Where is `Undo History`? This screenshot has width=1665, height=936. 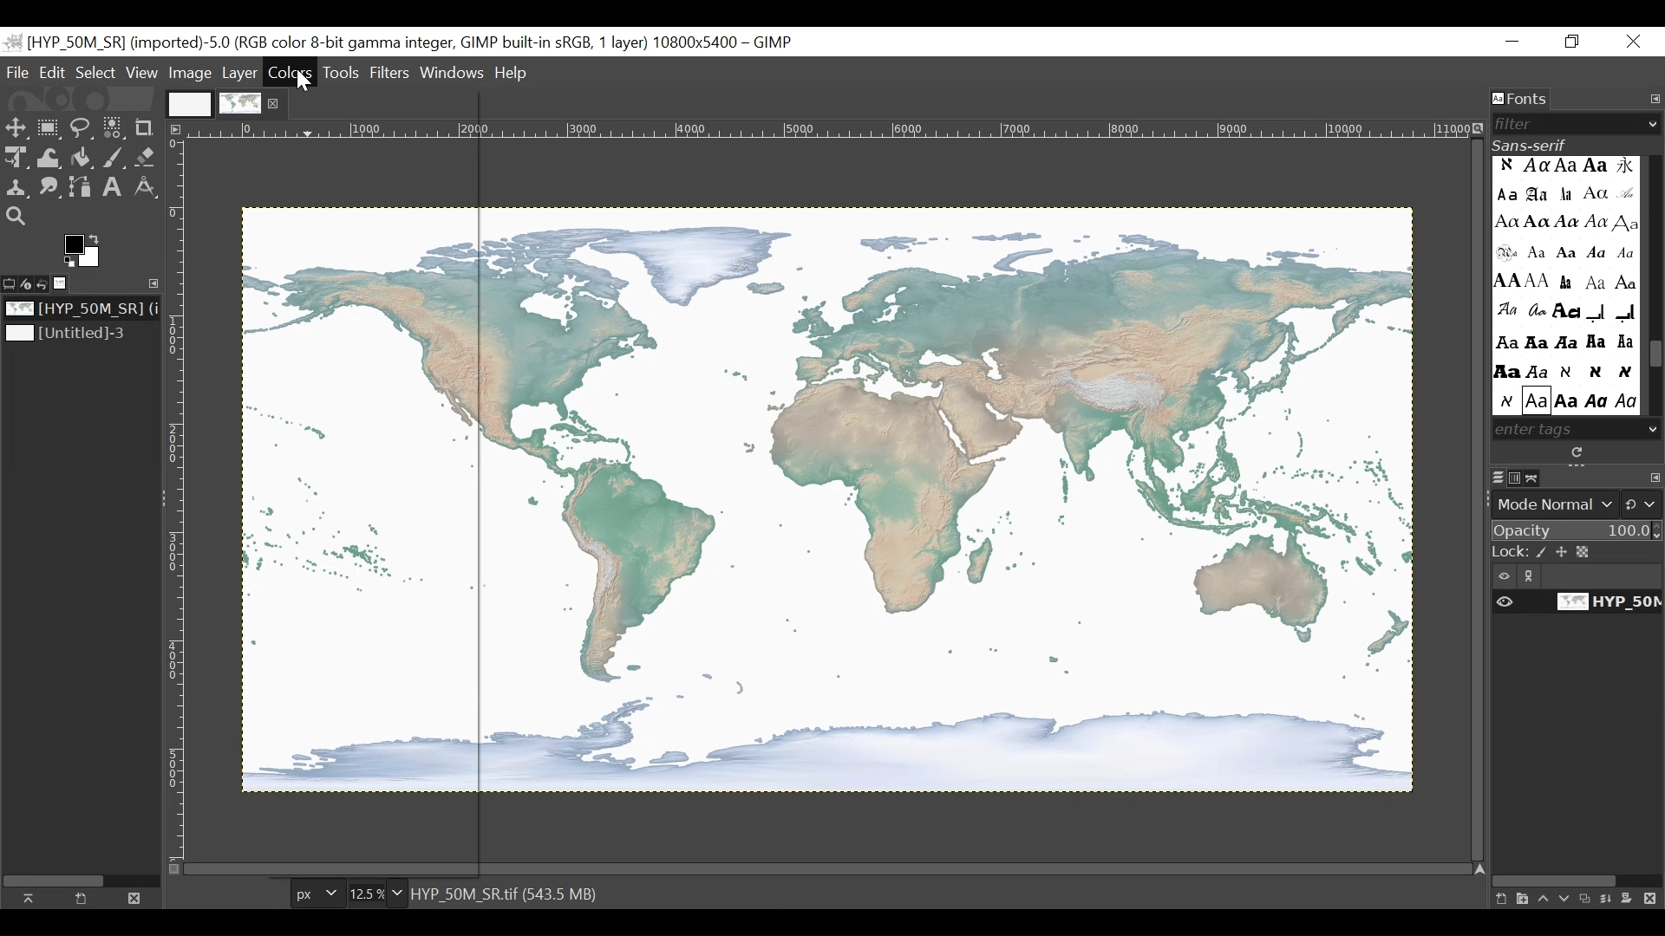 Undo History is located at coordinates (48, 284).